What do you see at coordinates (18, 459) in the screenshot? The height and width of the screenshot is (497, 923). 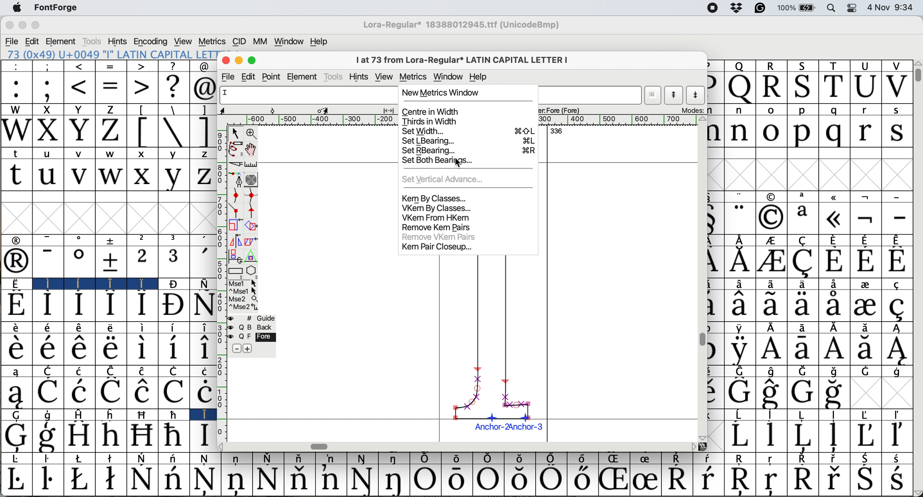 I see `Symbol` at bounding box center [18, 459].